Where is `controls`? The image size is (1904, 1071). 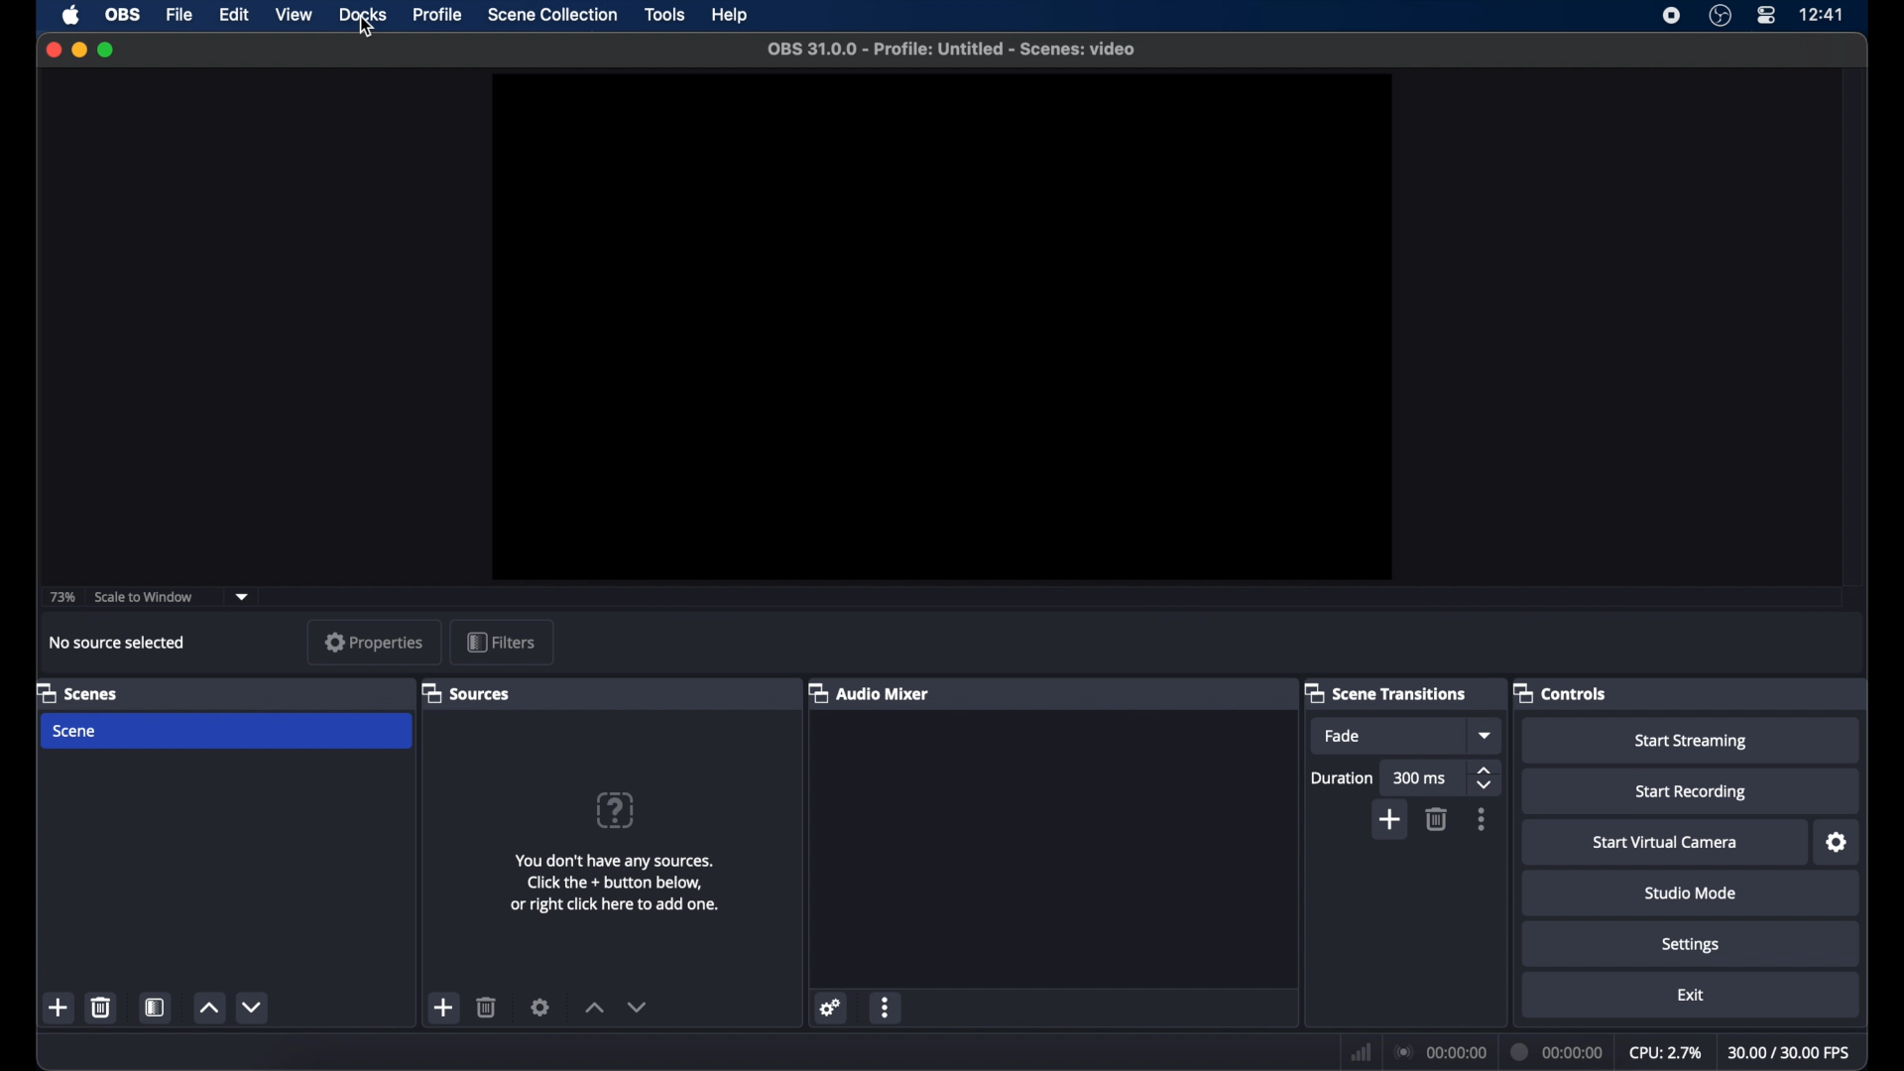 controls is located at coordinates (1563, 692).